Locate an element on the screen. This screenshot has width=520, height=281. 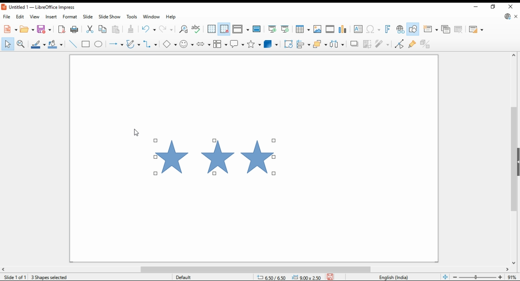
shadows is located at coordinates (354, 44).